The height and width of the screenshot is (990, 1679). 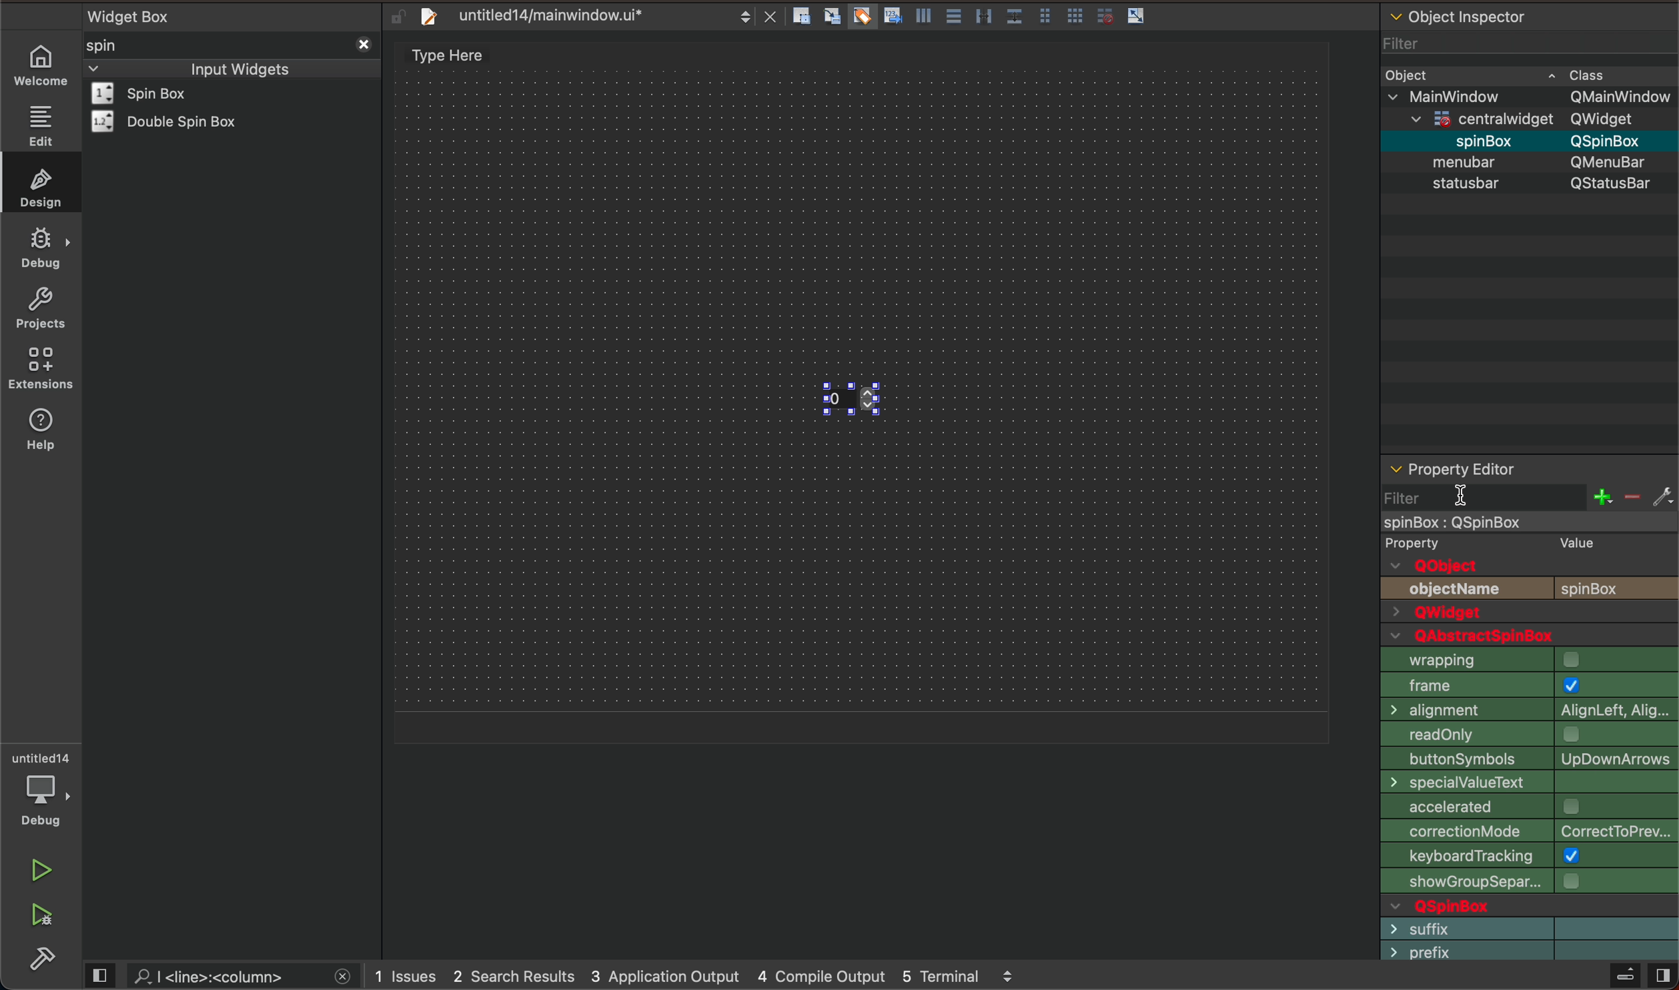 What do you see at coordinates (239, 67) in the screenshot?
I see `inout` at bounding box center [239, 67].